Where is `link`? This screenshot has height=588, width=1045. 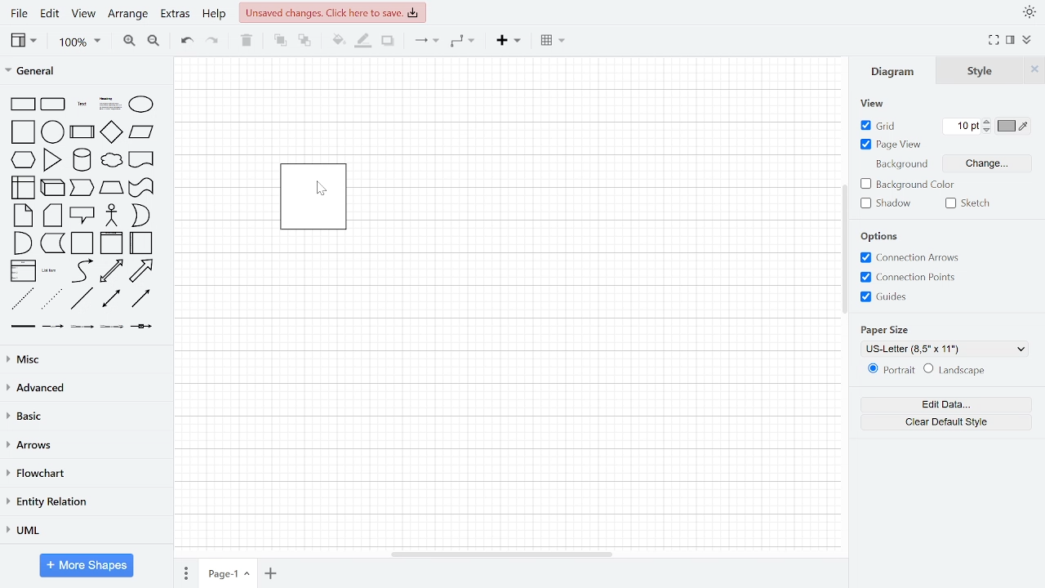 link is located at coordinates (21, 327).